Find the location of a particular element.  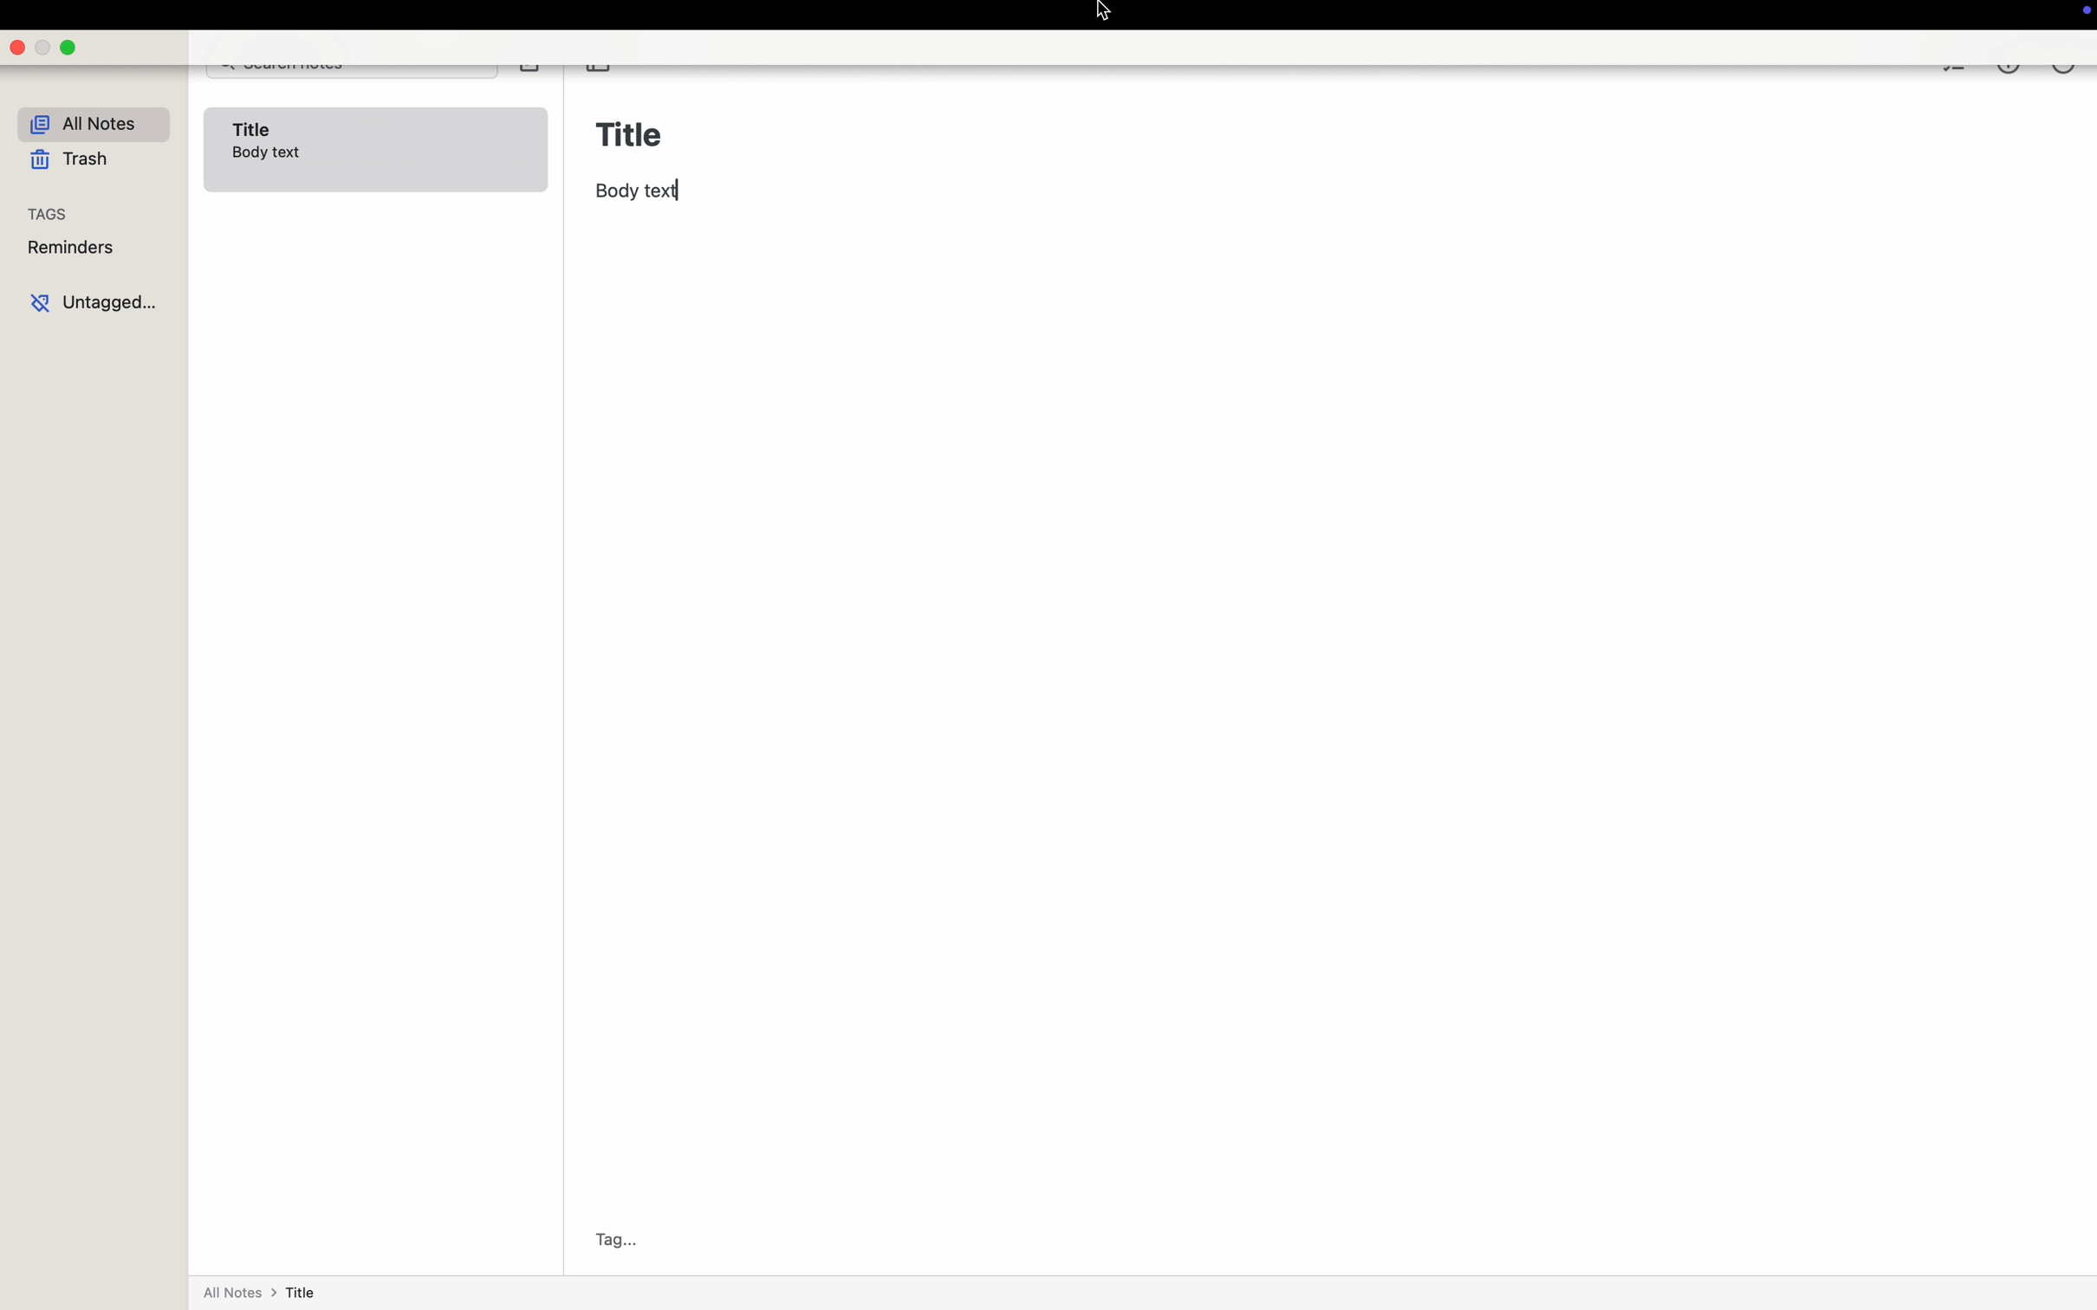

reminders is located at coordinates (93, 250).